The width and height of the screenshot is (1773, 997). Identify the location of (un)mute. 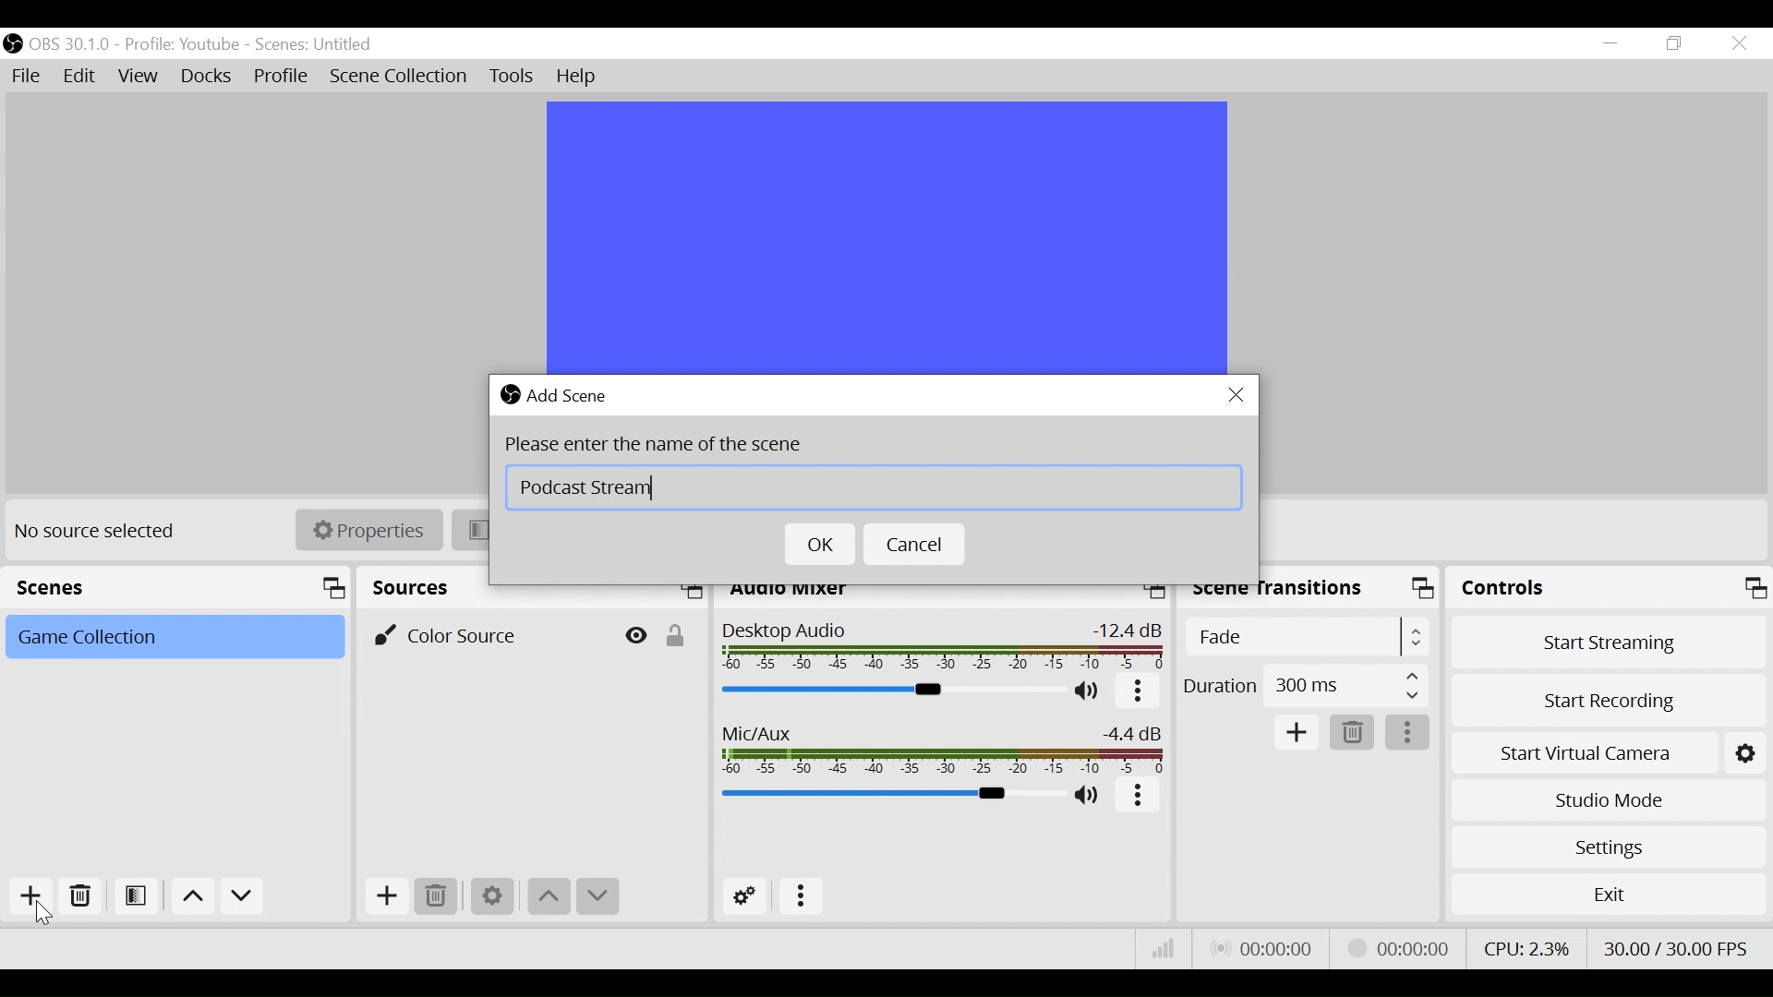
(1088, 798).